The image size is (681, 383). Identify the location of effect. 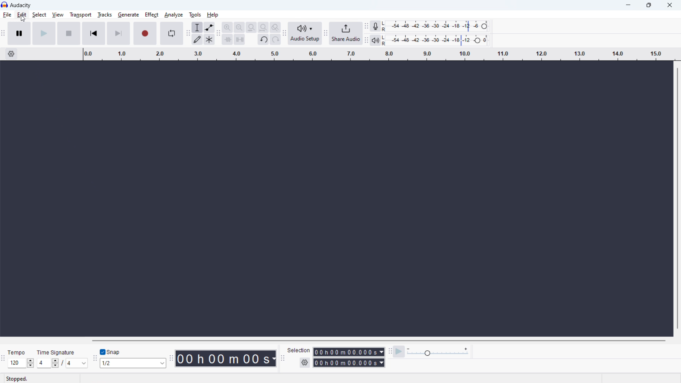
(151, 15).